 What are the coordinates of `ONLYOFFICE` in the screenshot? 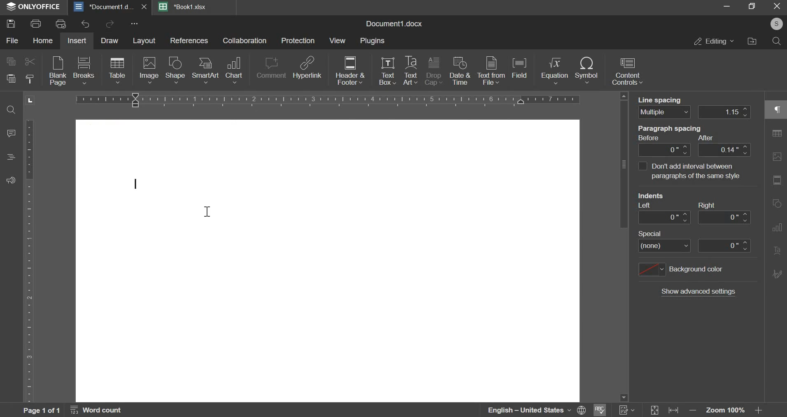 It's located at (34, 7).